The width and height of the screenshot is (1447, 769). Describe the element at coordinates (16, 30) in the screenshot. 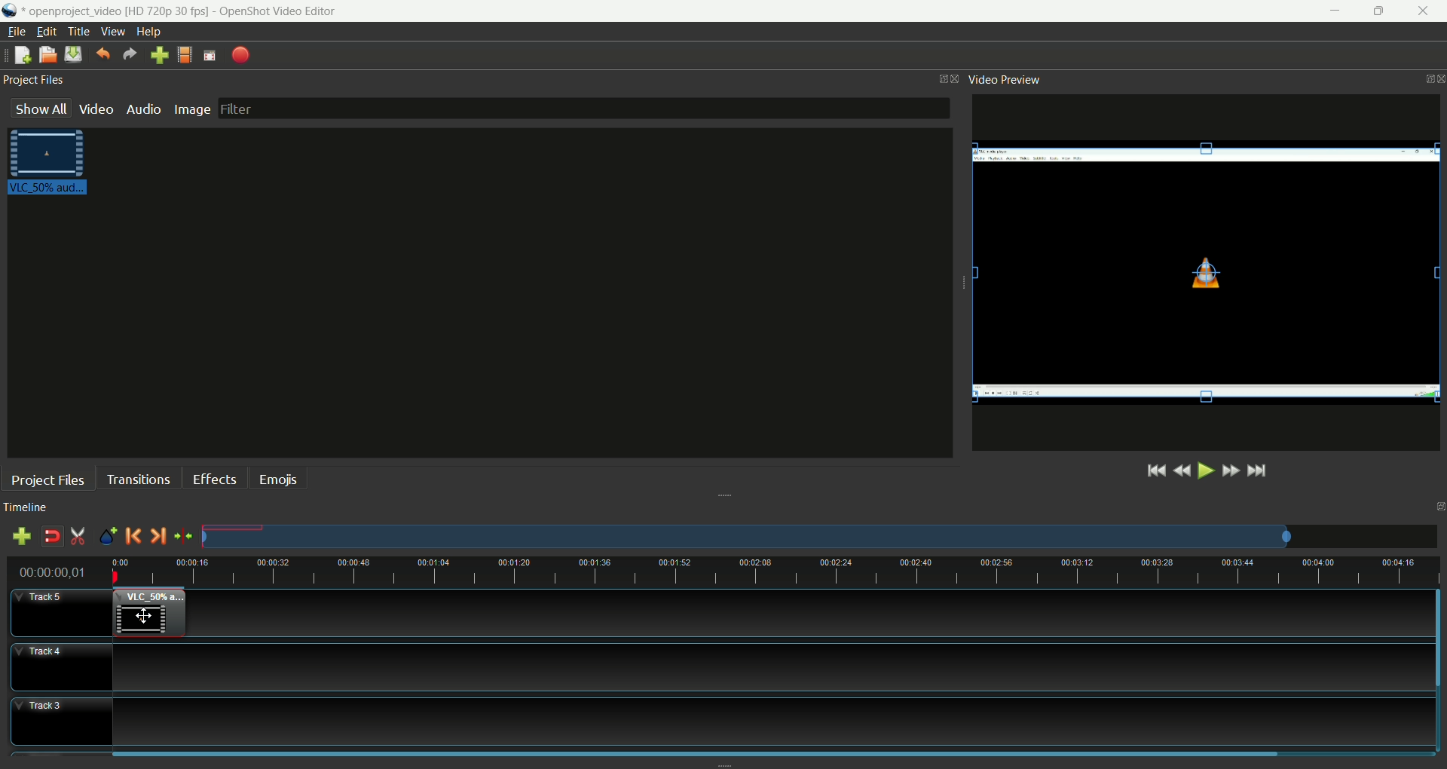

I see `file` at that location.